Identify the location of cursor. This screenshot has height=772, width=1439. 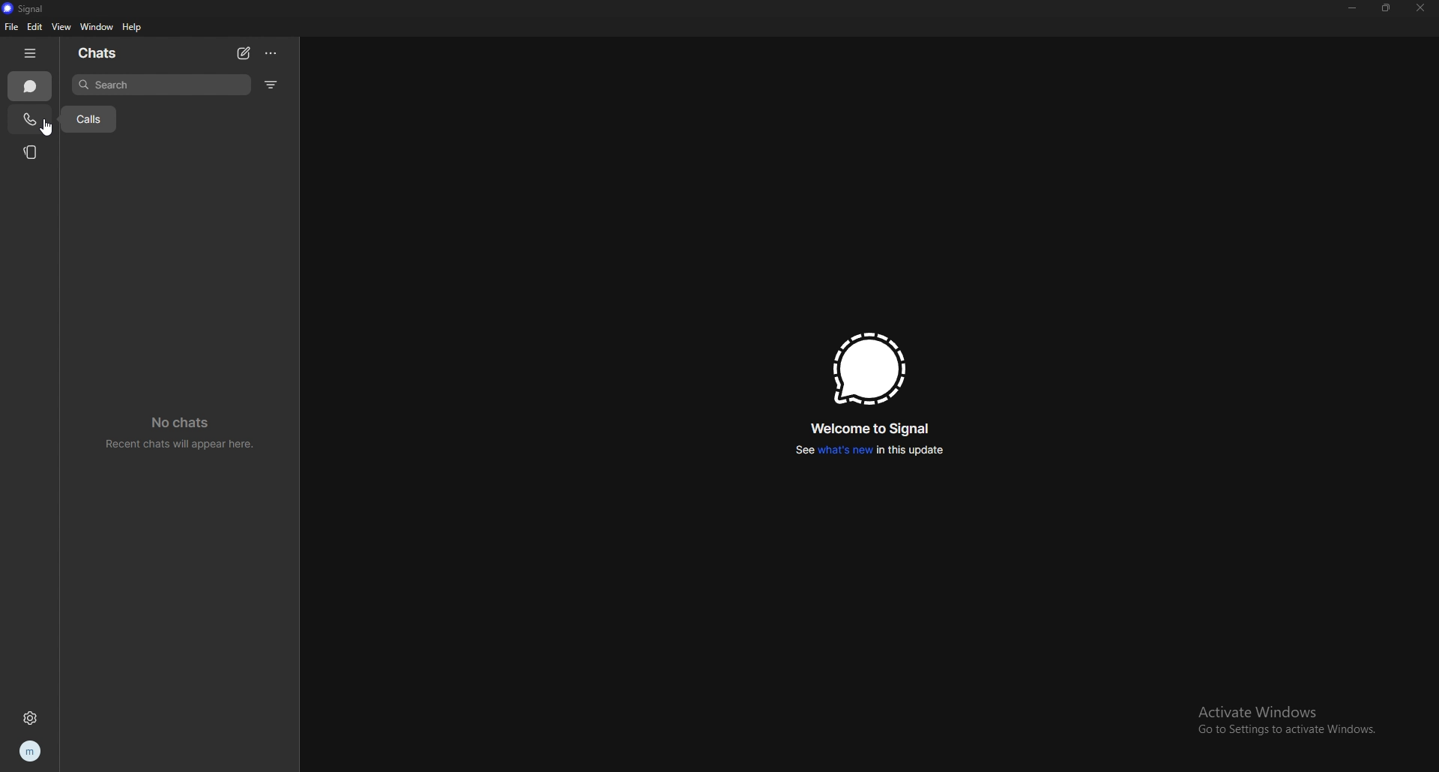
(49, 132).